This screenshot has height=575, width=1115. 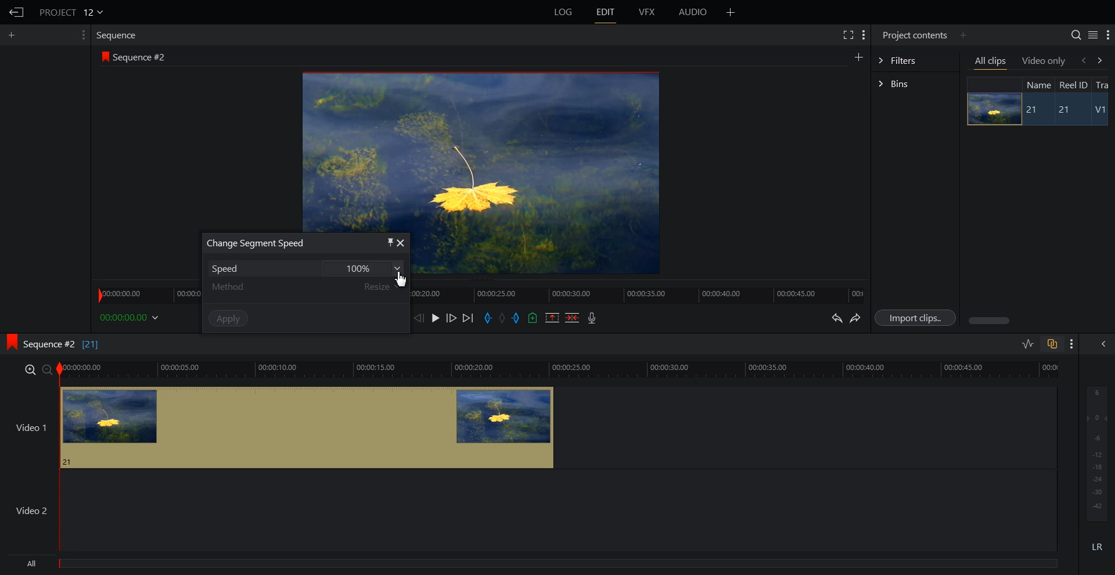 What do you see at coordinates (915, 59) in the screenshot?
I see `Filters` at bounding box center [915, 59].